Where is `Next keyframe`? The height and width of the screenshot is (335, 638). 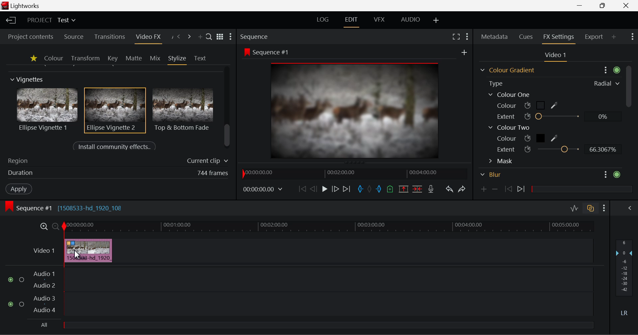 Next keyframe is located at coordinates (521, 190).